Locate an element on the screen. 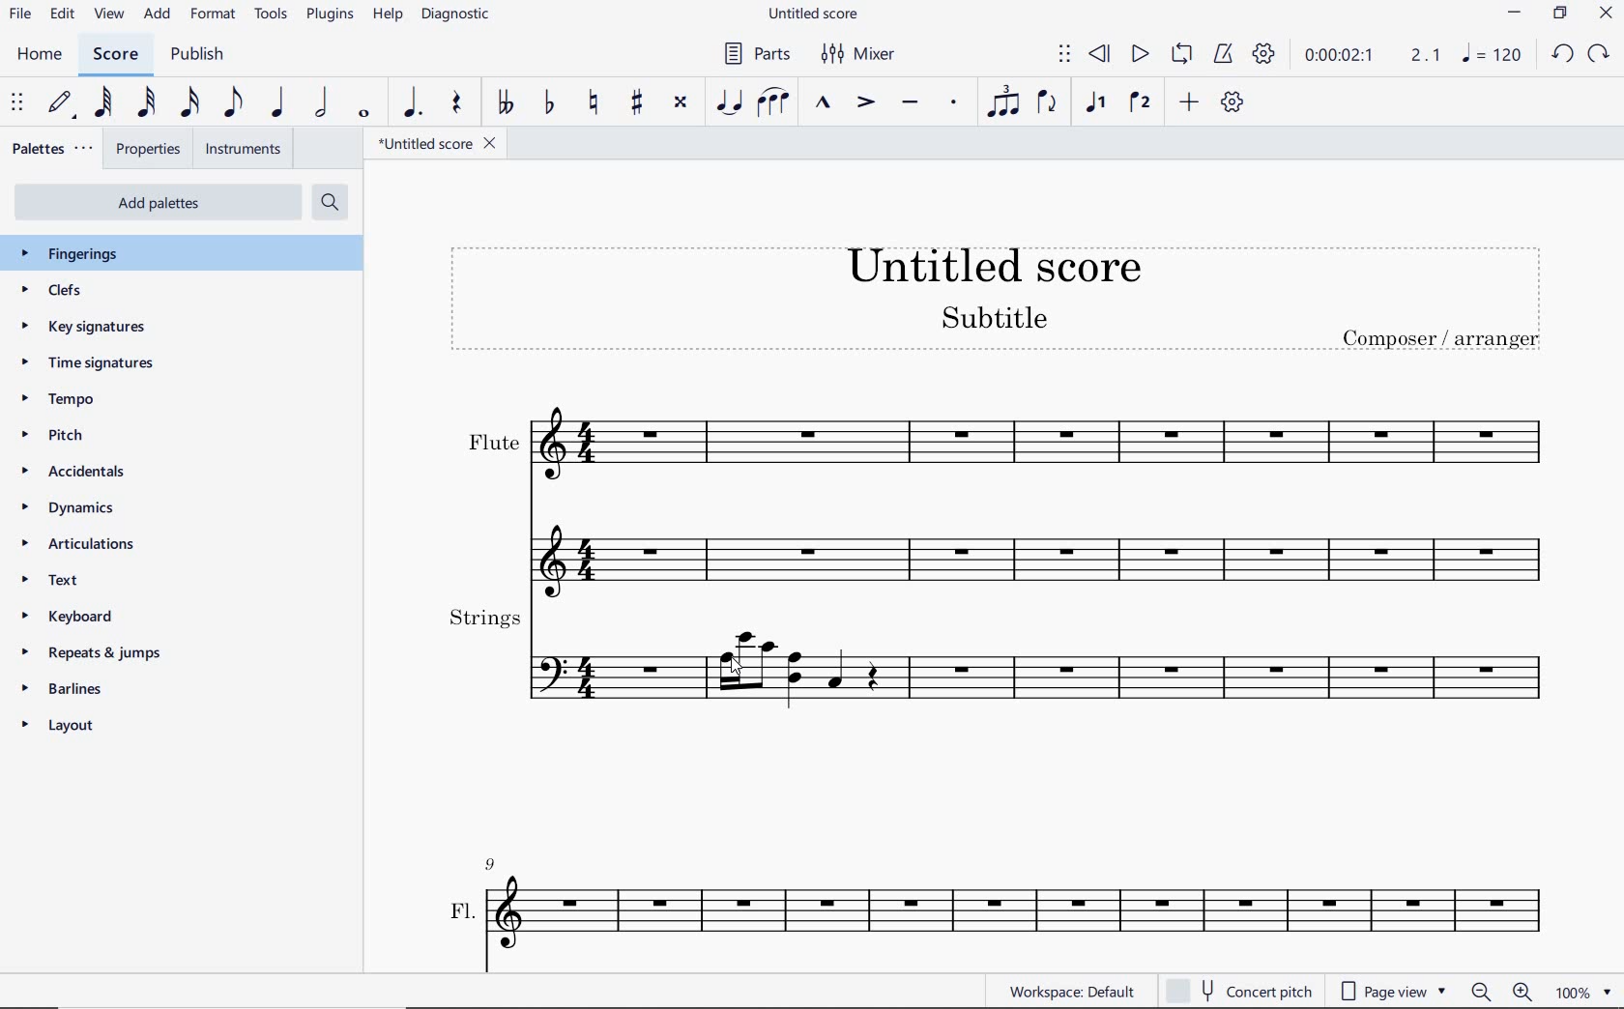 This screenshot has height=1009, width=1624. Play time is located at coordinates (1372, 55).